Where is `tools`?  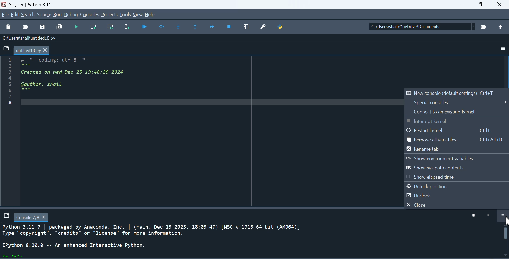 tools is located at coordinates (125, 15).